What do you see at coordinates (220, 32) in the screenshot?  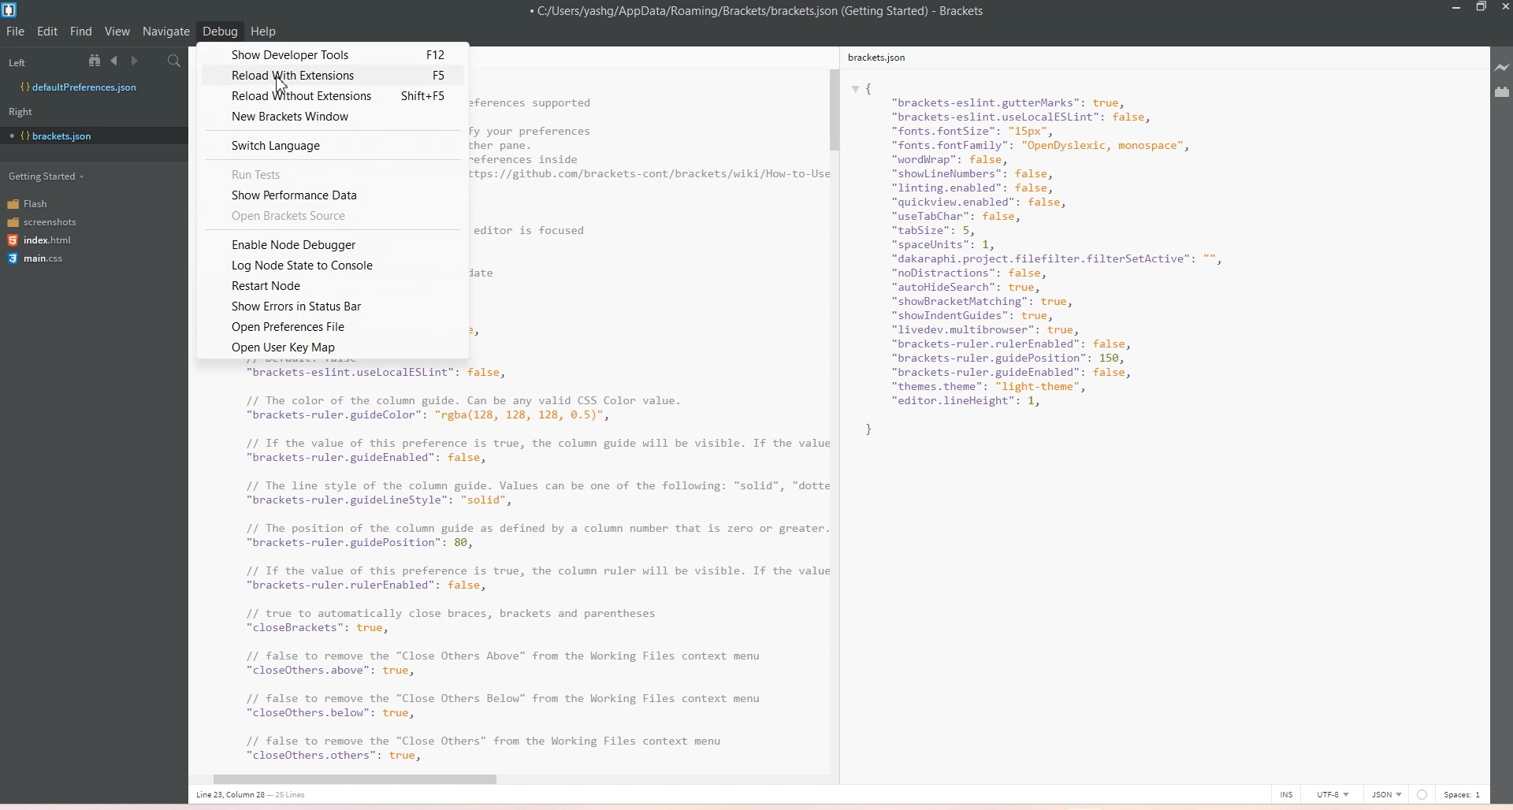 I see `Debug` at bounding box center [220, 32].